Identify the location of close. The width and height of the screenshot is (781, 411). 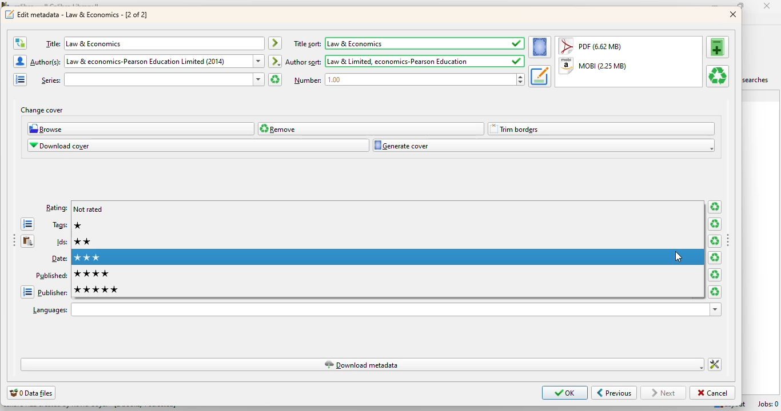
(770, 6).